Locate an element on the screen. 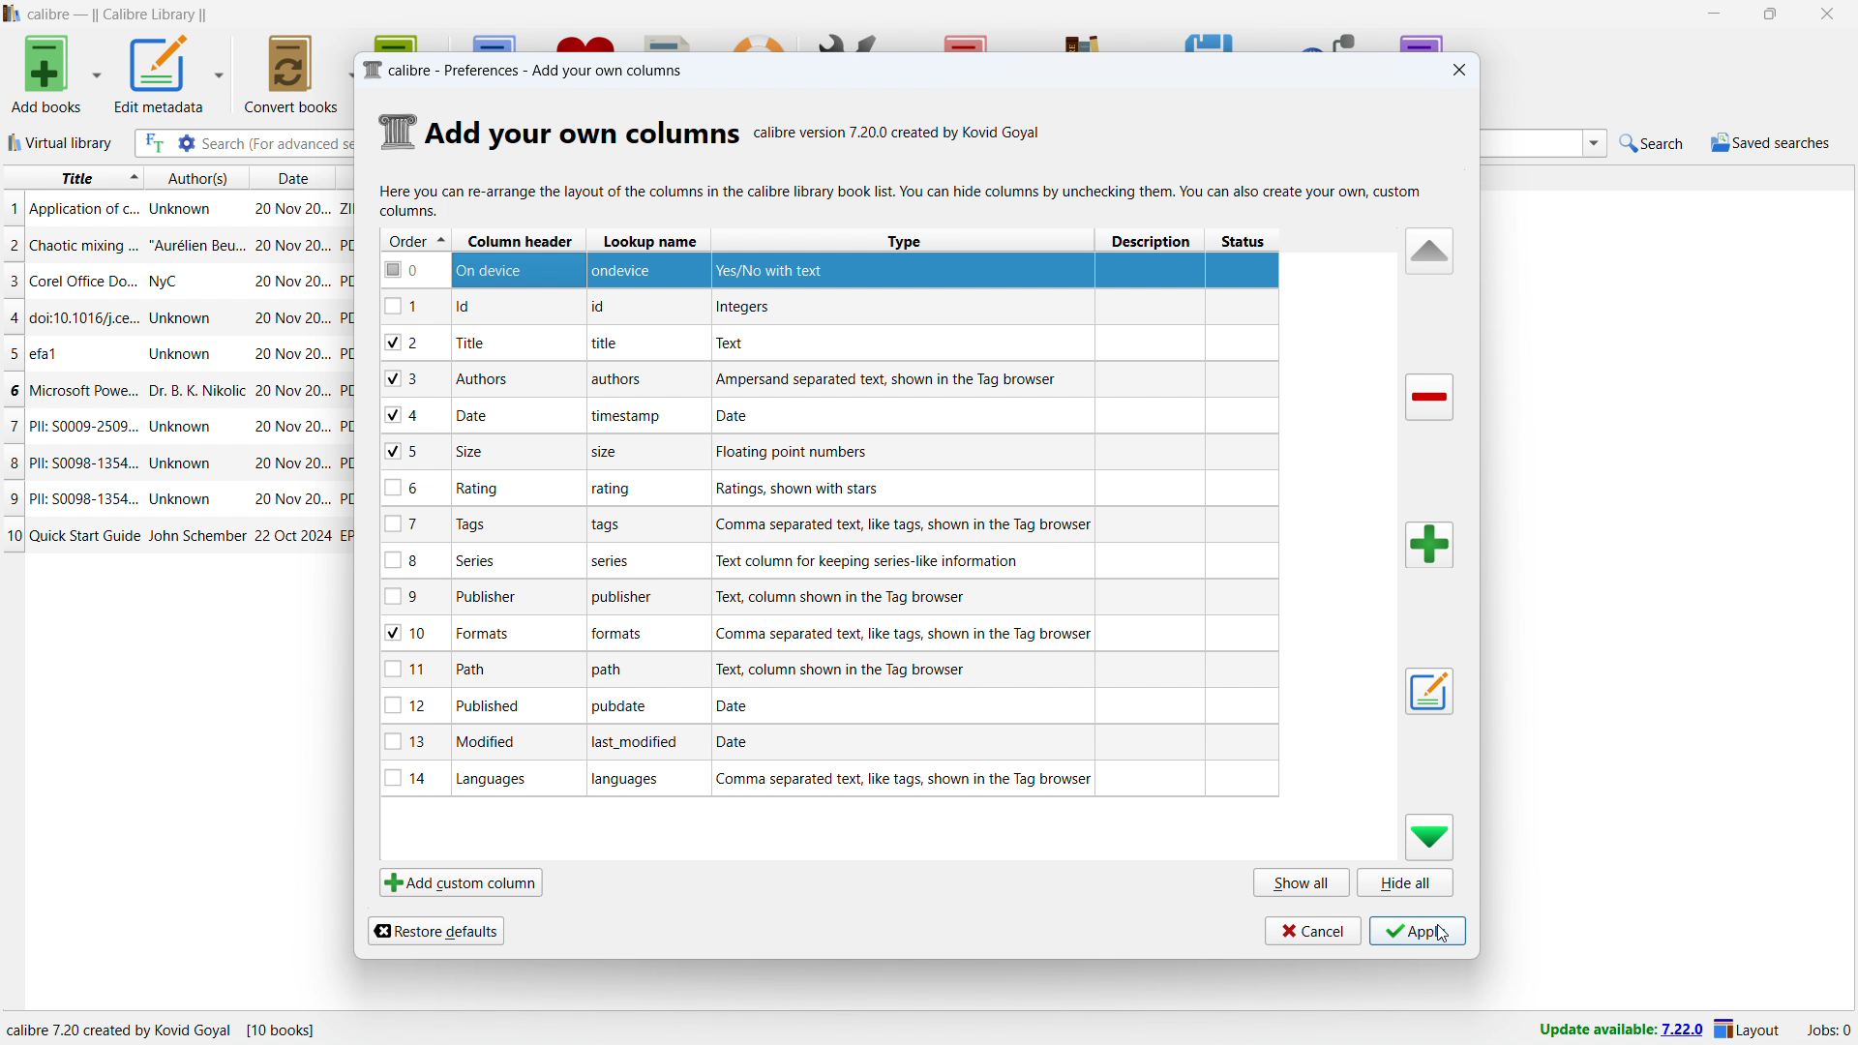 This screenshot has width=1858, height=1045. 4 is located at coordinates (413, 417).